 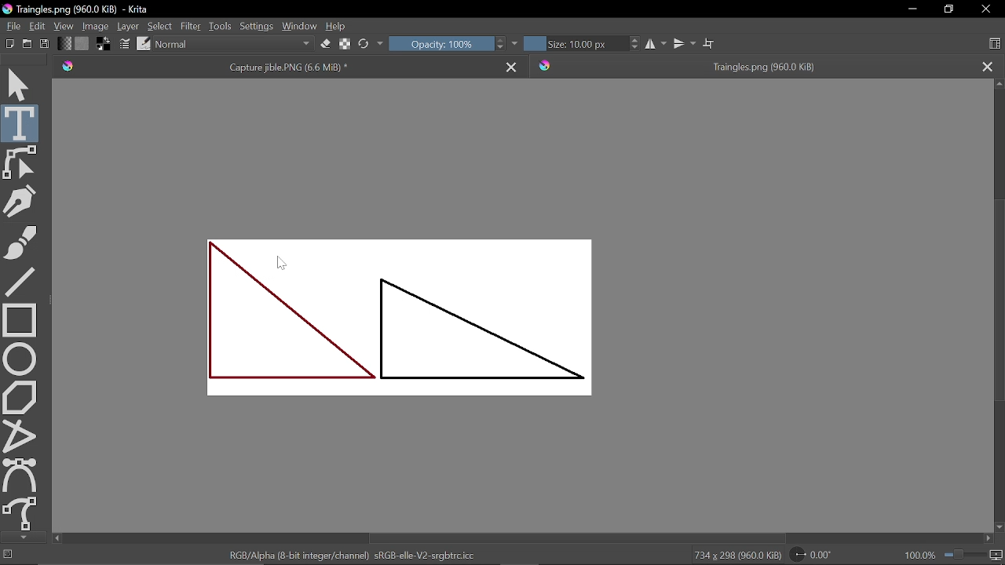 I want to click on Gradient fill, so click(x=63, y=45).